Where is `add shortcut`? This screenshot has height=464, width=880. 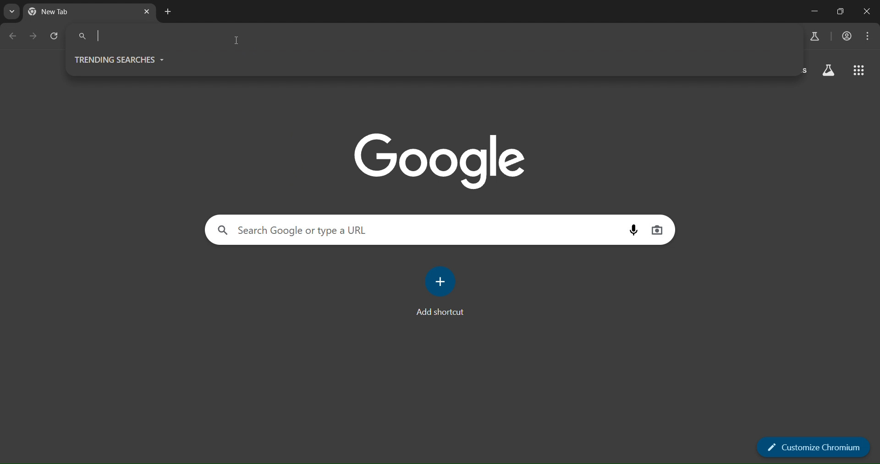 add shortcut is located at coordinates (444, 291).